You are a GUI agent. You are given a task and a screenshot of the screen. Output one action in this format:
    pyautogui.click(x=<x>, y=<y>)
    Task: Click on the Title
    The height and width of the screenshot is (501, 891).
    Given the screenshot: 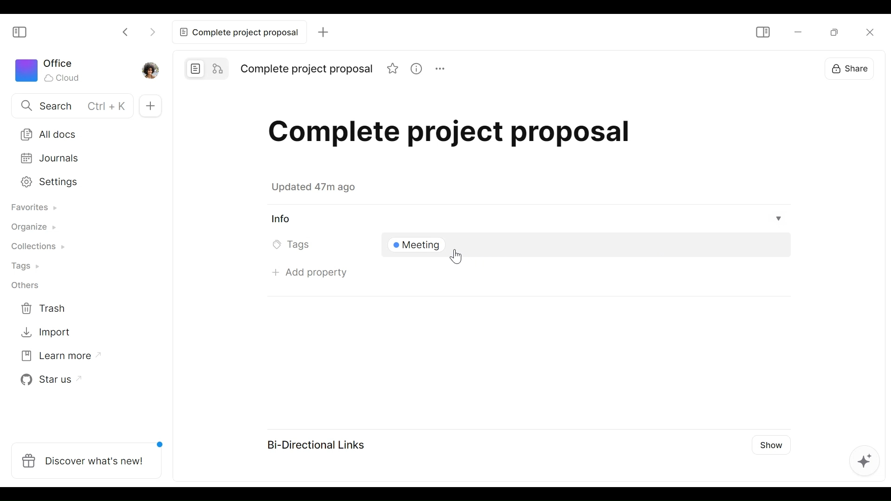 What is the action you would take?
    pyautogui.click(x=307, y=70)
    